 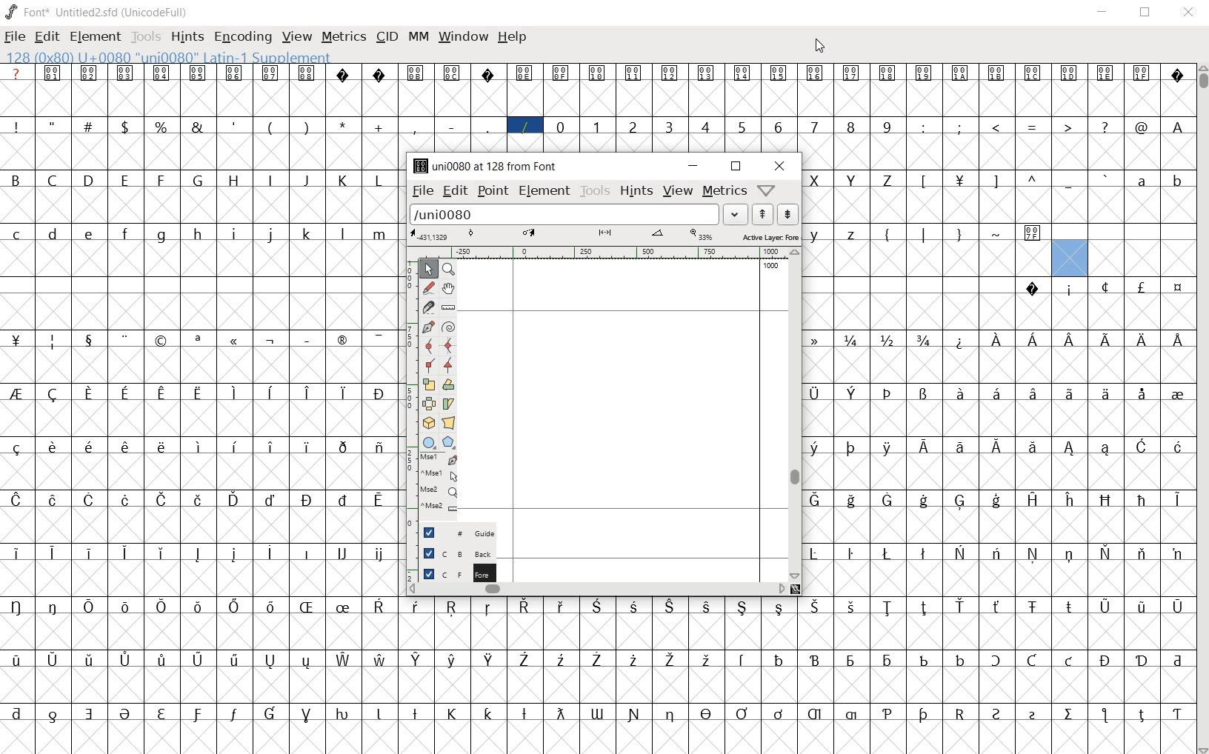 I want to click on glyph, so click(x=89, y=179).